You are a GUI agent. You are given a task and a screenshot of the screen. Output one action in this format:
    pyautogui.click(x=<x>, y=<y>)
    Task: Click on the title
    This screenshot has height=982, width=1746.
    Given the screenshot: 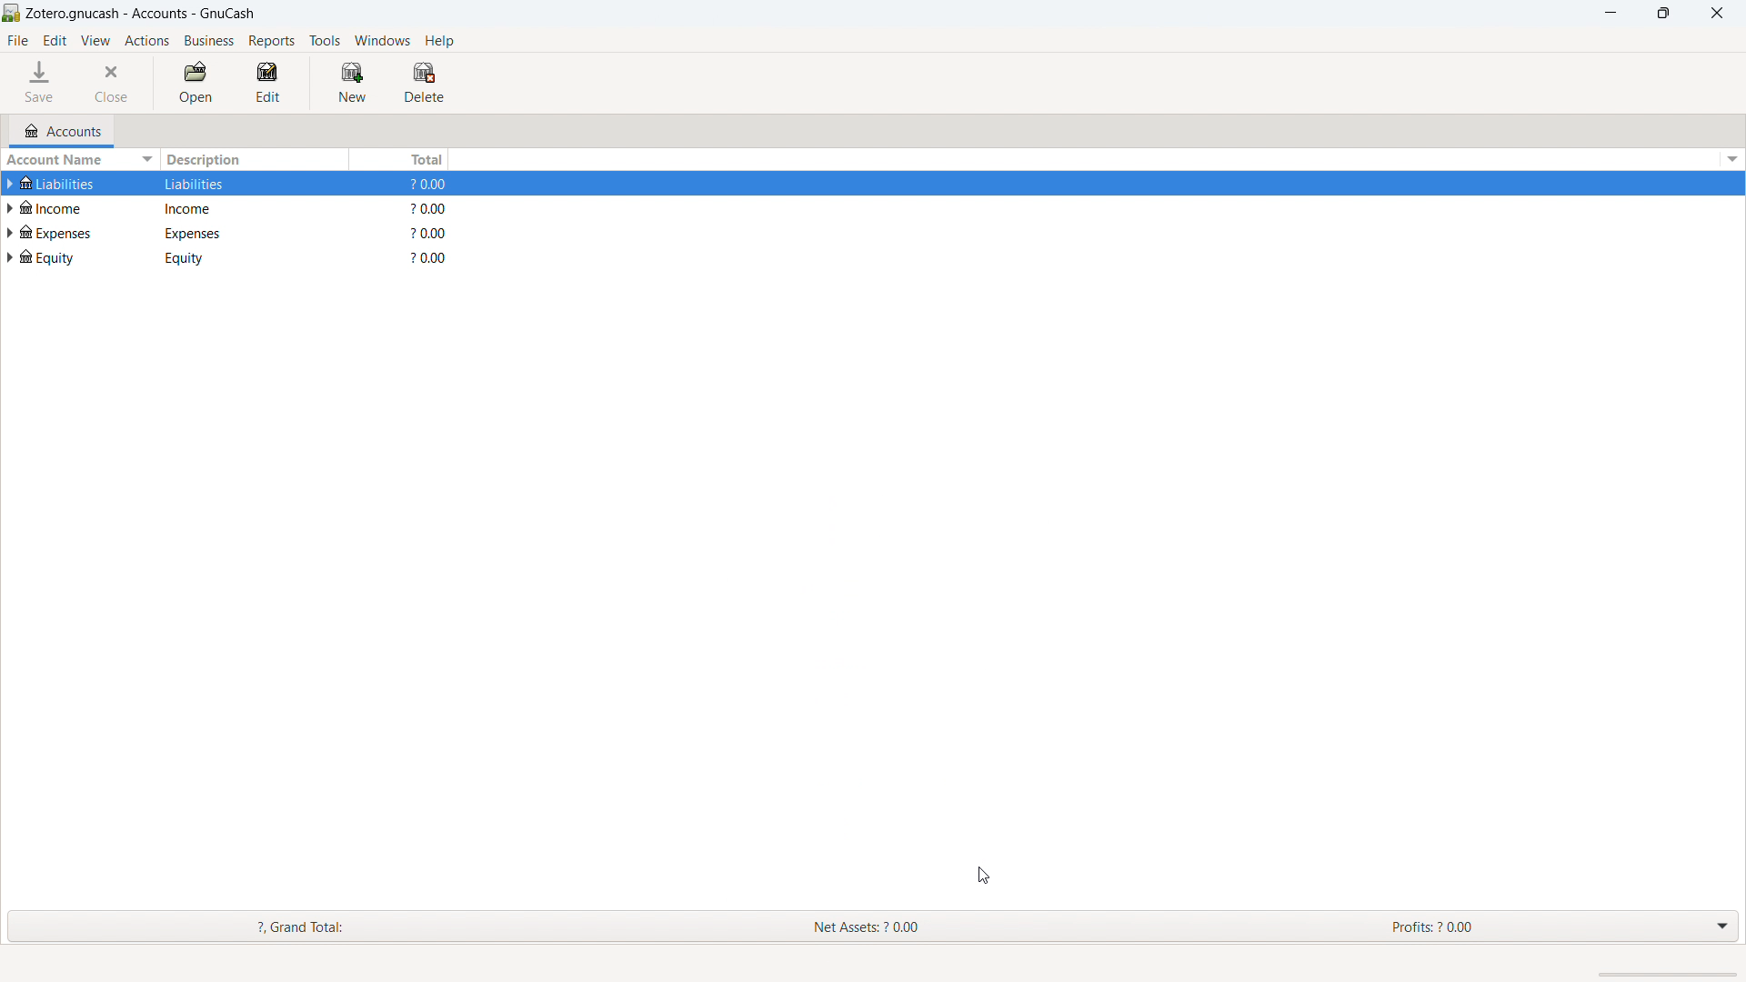 What is the action you would take?
    pyautogui.click(x=141, y=14)
    